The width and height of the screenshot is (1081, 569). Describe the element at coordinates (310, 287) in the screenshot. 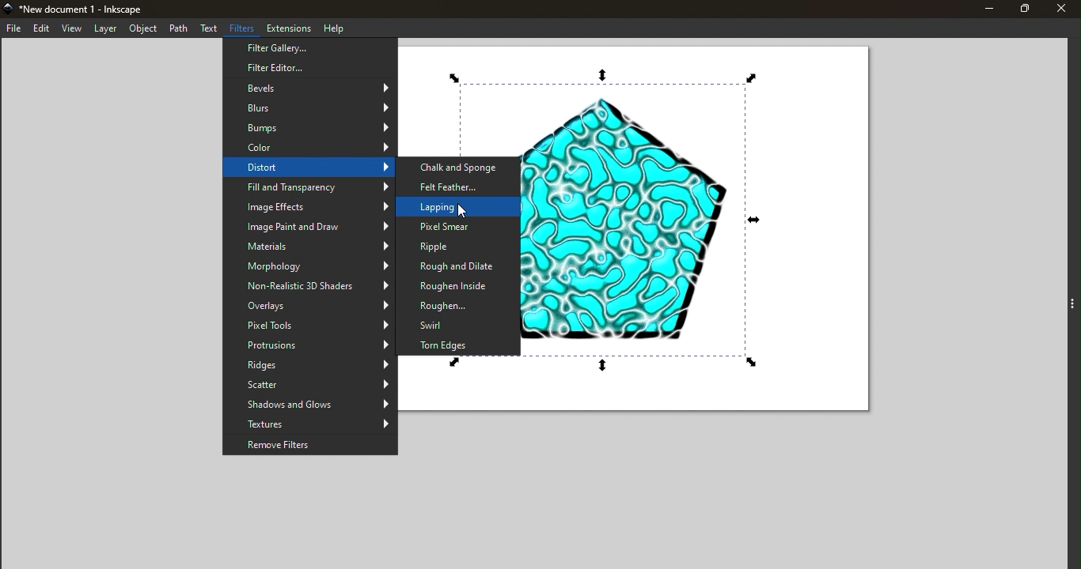

I see `Non-Realistic 3D Shaders` at that location.